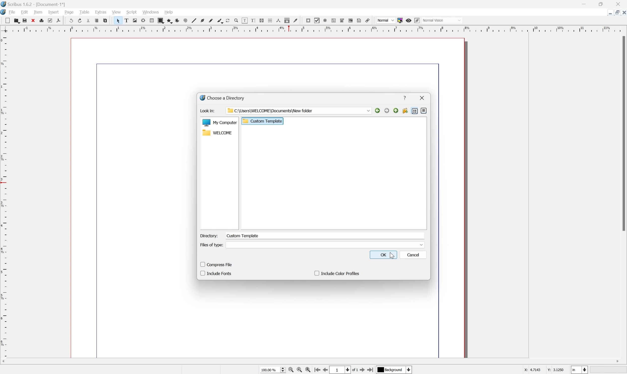  Describe the element at coordinates (386, 20) in the screenshot. I see `Normal` at that location.